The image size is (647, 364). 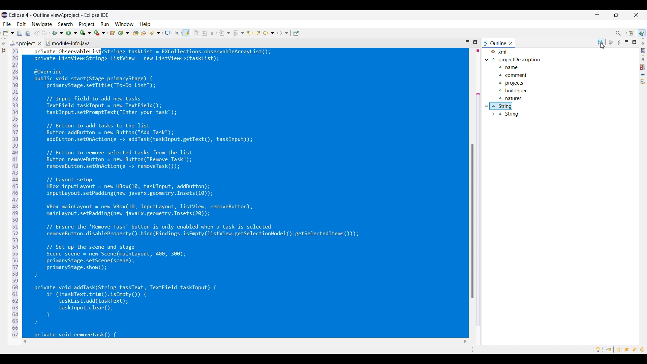 What do you see at coordinates (44, 33) in the screenshot?
I see `Redo` at bounding box center [44, 33].